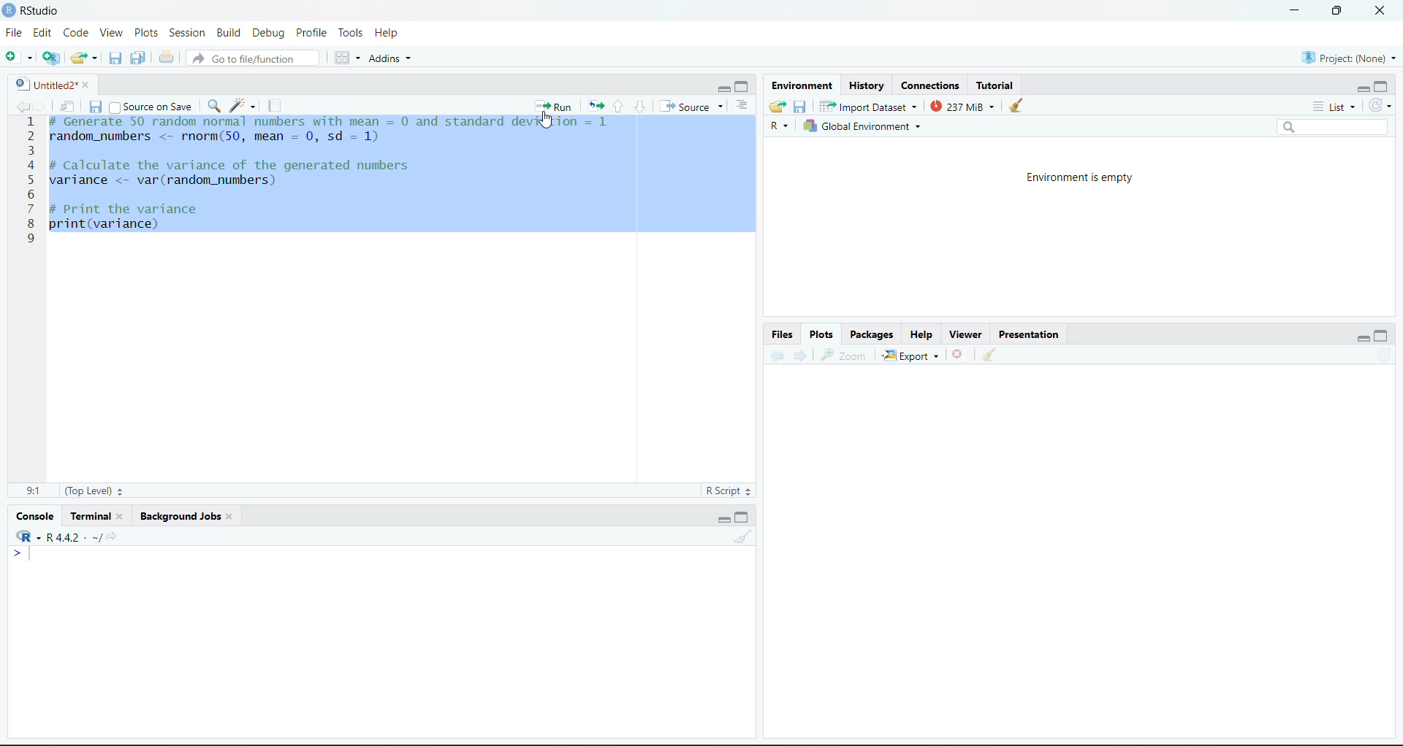  I want to click on Debug, so click(271, 33).